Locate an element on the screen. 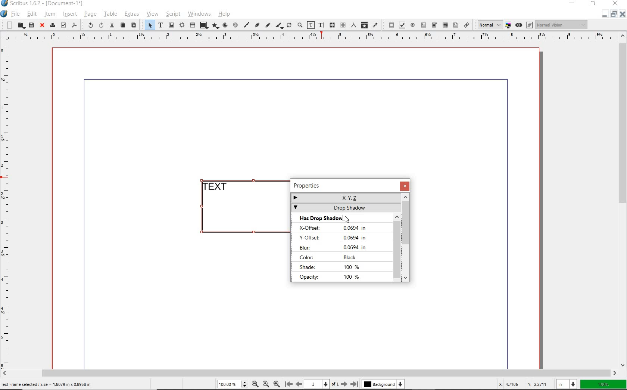 The width and height of the screenshot is (627, 390). pdf combo box is located at coordinates (434, 25).